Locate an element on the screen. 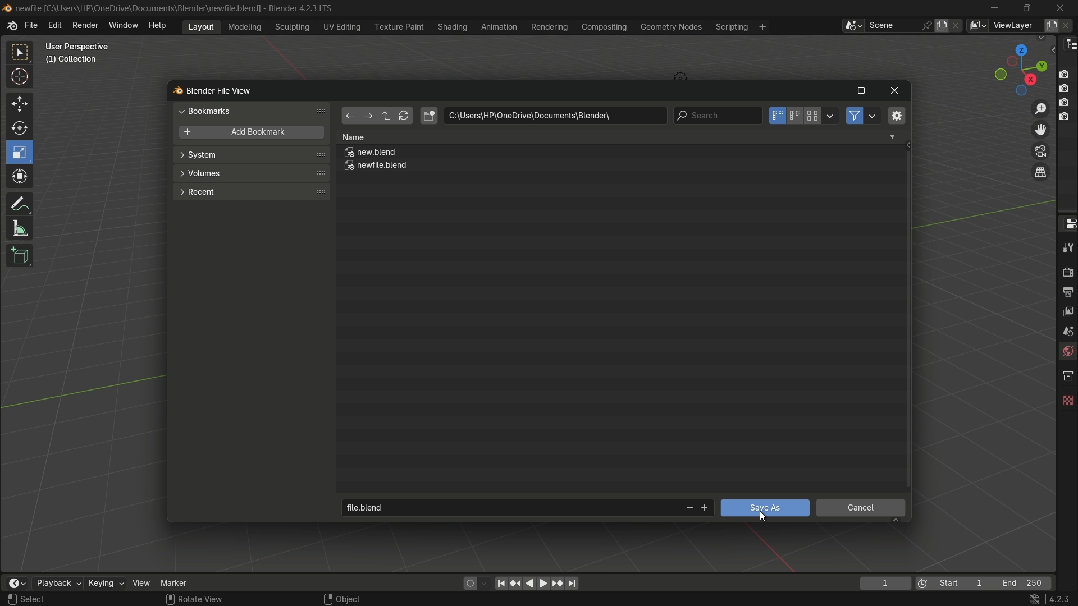  maximize or restore is located at coordinates (1026, 7).